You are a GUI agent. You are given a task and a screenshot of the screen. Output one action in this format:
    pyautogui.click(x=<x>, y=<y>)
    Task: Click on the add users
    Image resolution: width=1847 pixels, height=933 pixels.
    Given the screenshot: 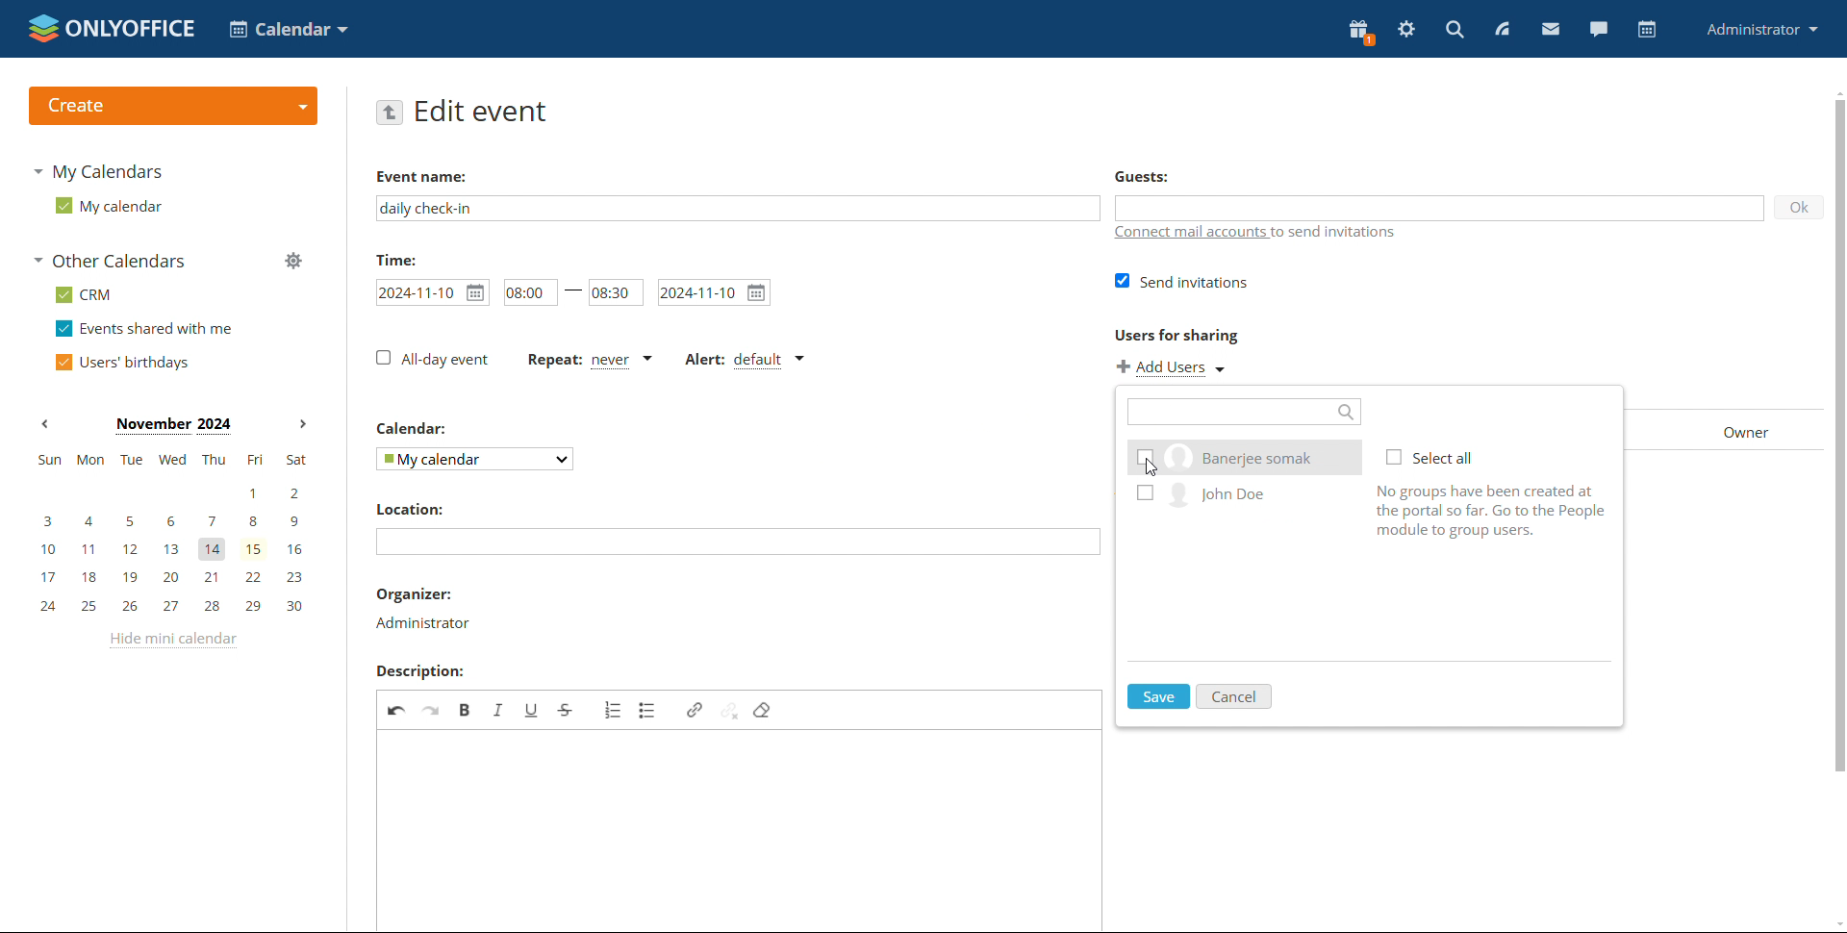 What is the action you would take?
    pyautogui.click(x=1174, y=367)
    